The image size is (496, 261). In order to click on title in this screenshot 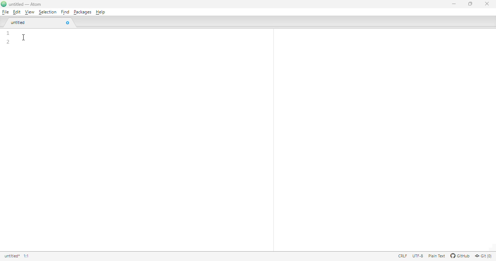, I will do `click(25, 4)`.